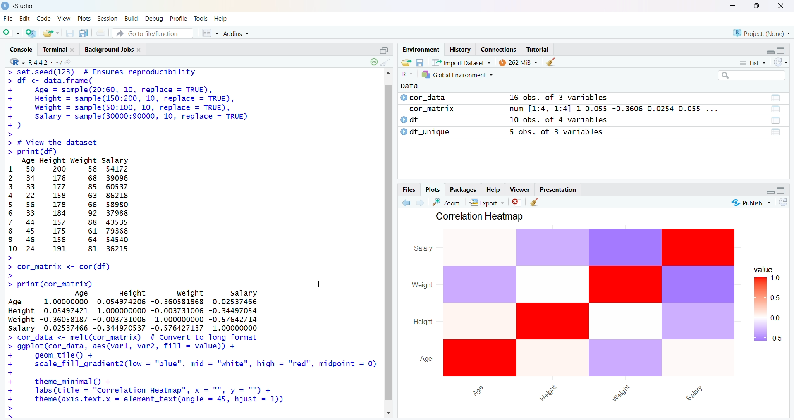 The width and height of the screenshot is (794, 420). I want to click on Show in new window, so click(71, 62).